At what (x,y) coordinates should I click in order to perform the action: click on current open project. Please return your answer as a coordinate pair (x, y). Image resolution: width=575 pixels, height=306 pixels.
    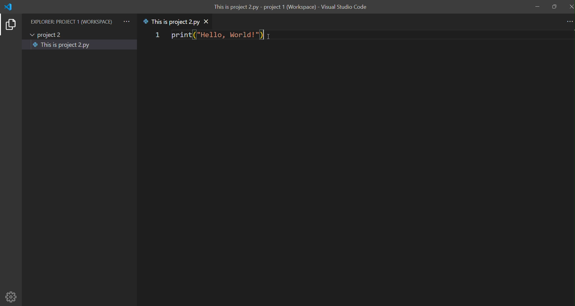
    Looking at the image, I should click on (50, 35).